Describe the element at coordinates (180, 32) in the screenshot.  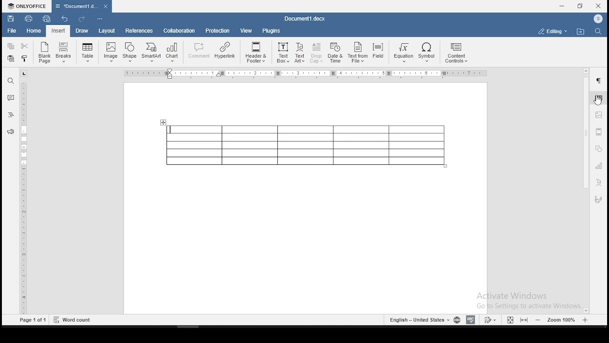
I see `collaboration` at that location.